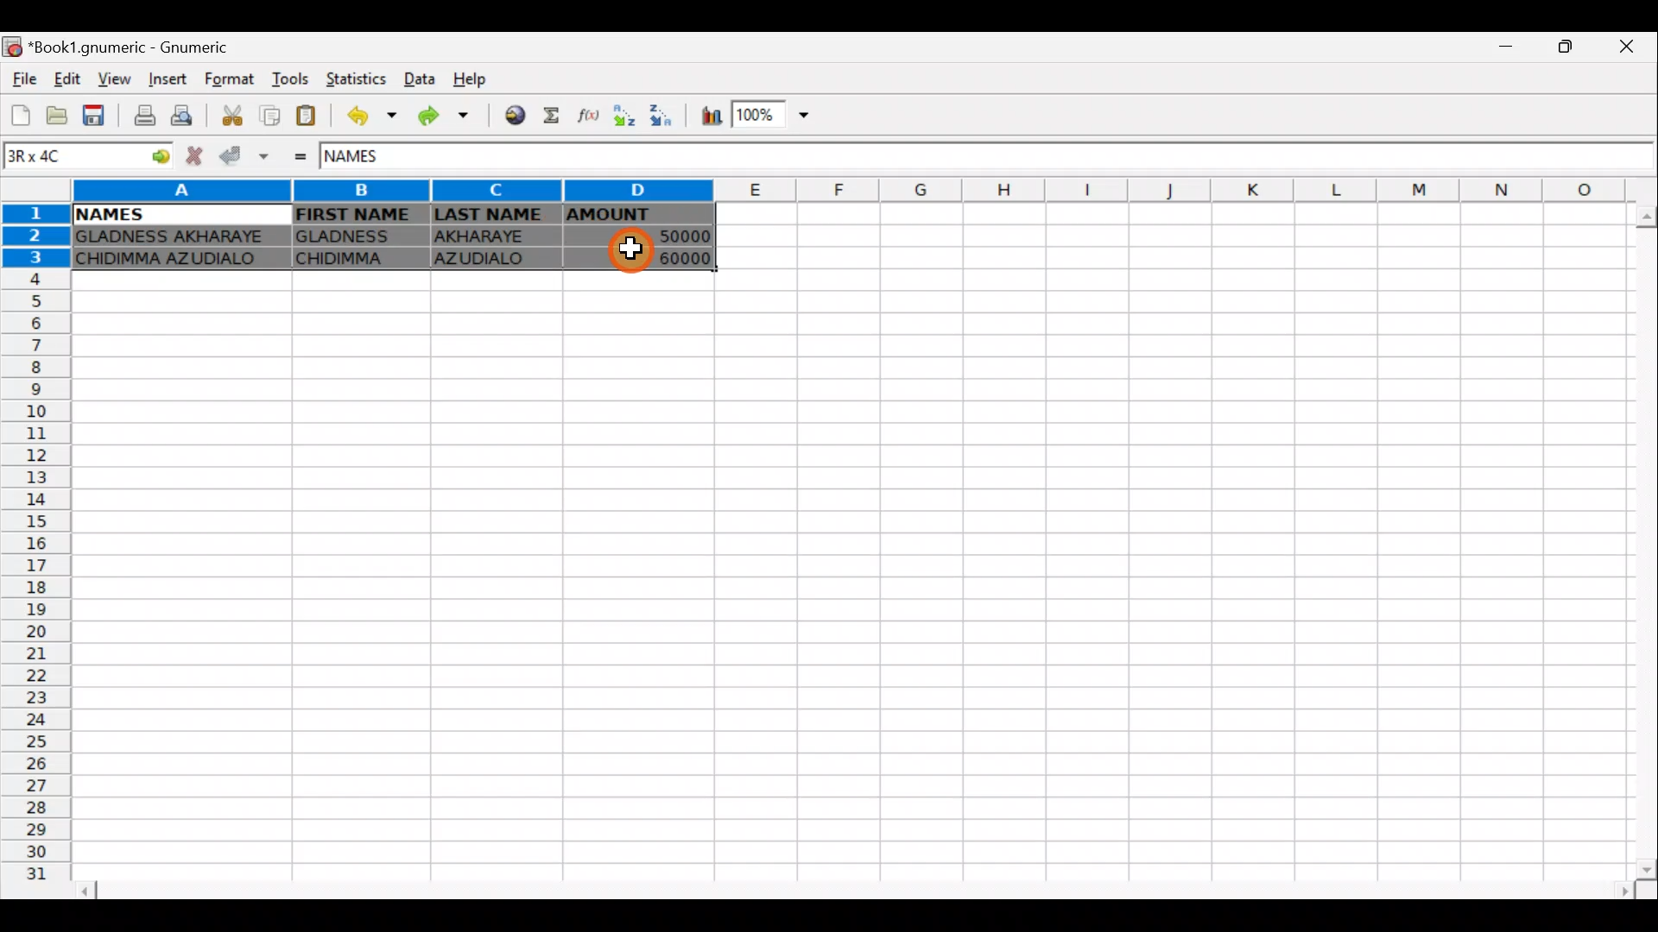 Image resolution: width=1658 pixels, height=932 pixels. I want to click on LAST NAME, so click(493, 216).